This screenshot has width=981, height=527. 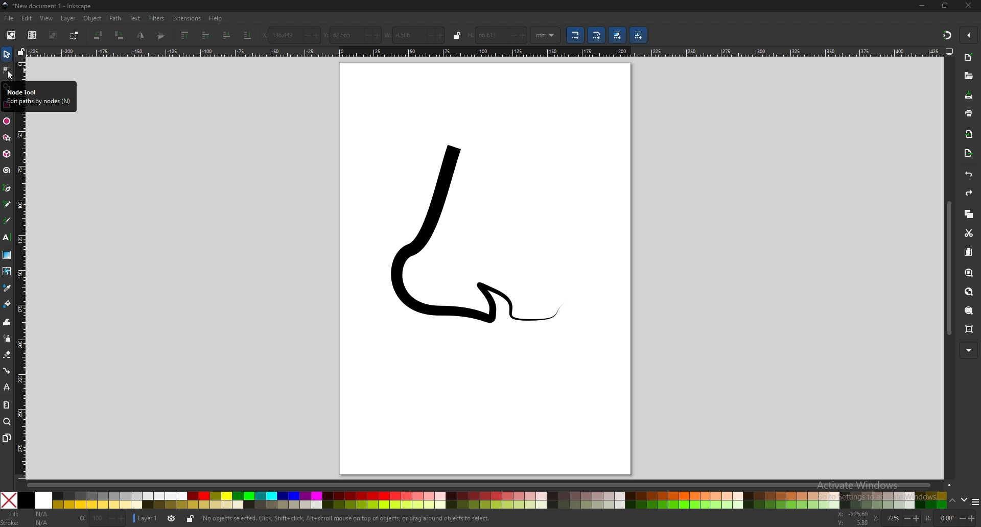 I want to click on calligraphy, so click(x=7, y=221).